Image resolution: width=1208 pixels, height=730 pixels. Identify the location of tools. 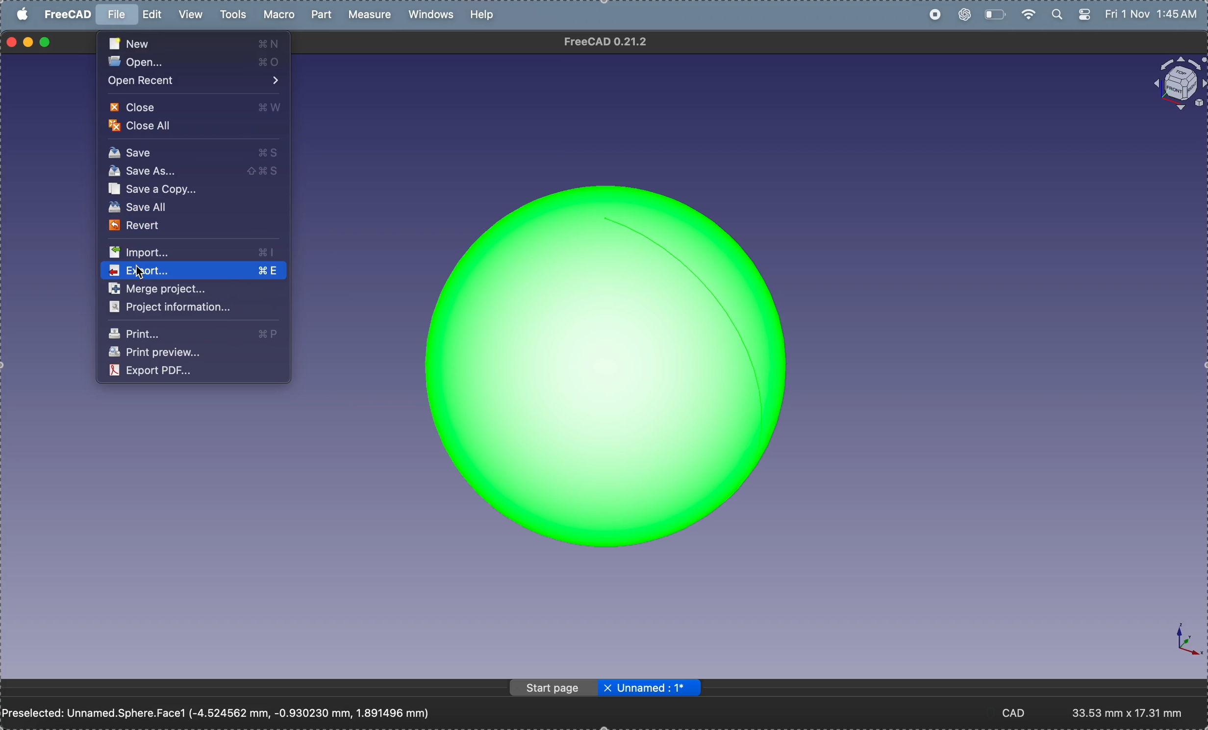
(233, 15).